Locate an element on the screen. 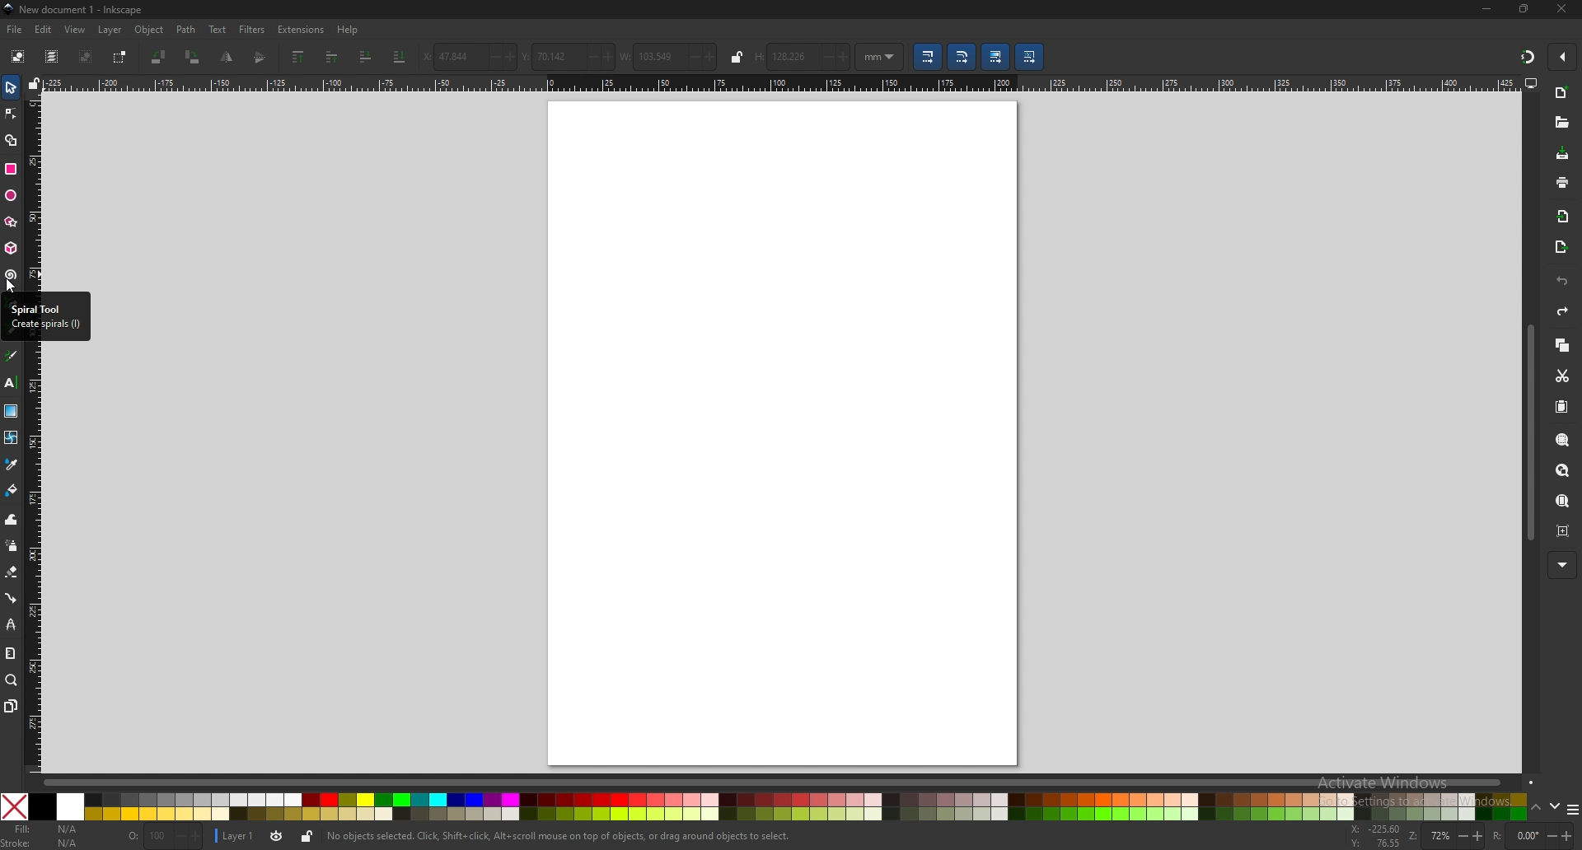 The width and height of the screenshot is (1582, 850). copy is located at coordinates (1562, 344).